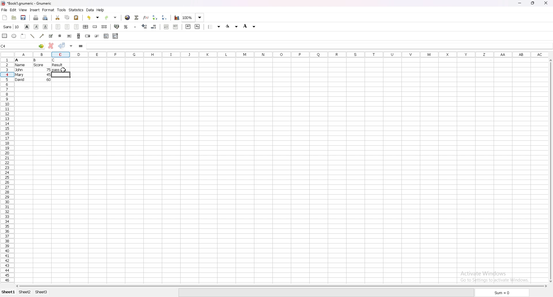 This screenshot has width=553, height=297. Describe the element at coordinates (5, 36) in the screenshot. I see `rectangle` at that location.